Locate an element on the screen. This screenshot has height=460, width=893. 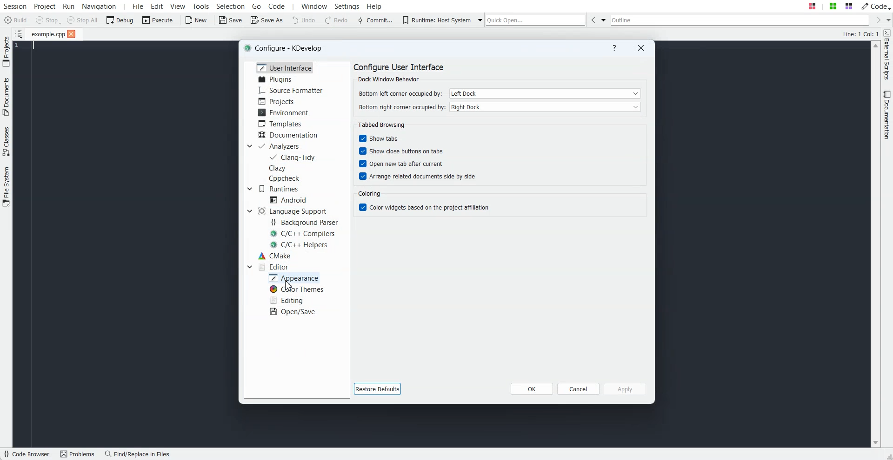
Documentation is located at coordinates (887, 115).